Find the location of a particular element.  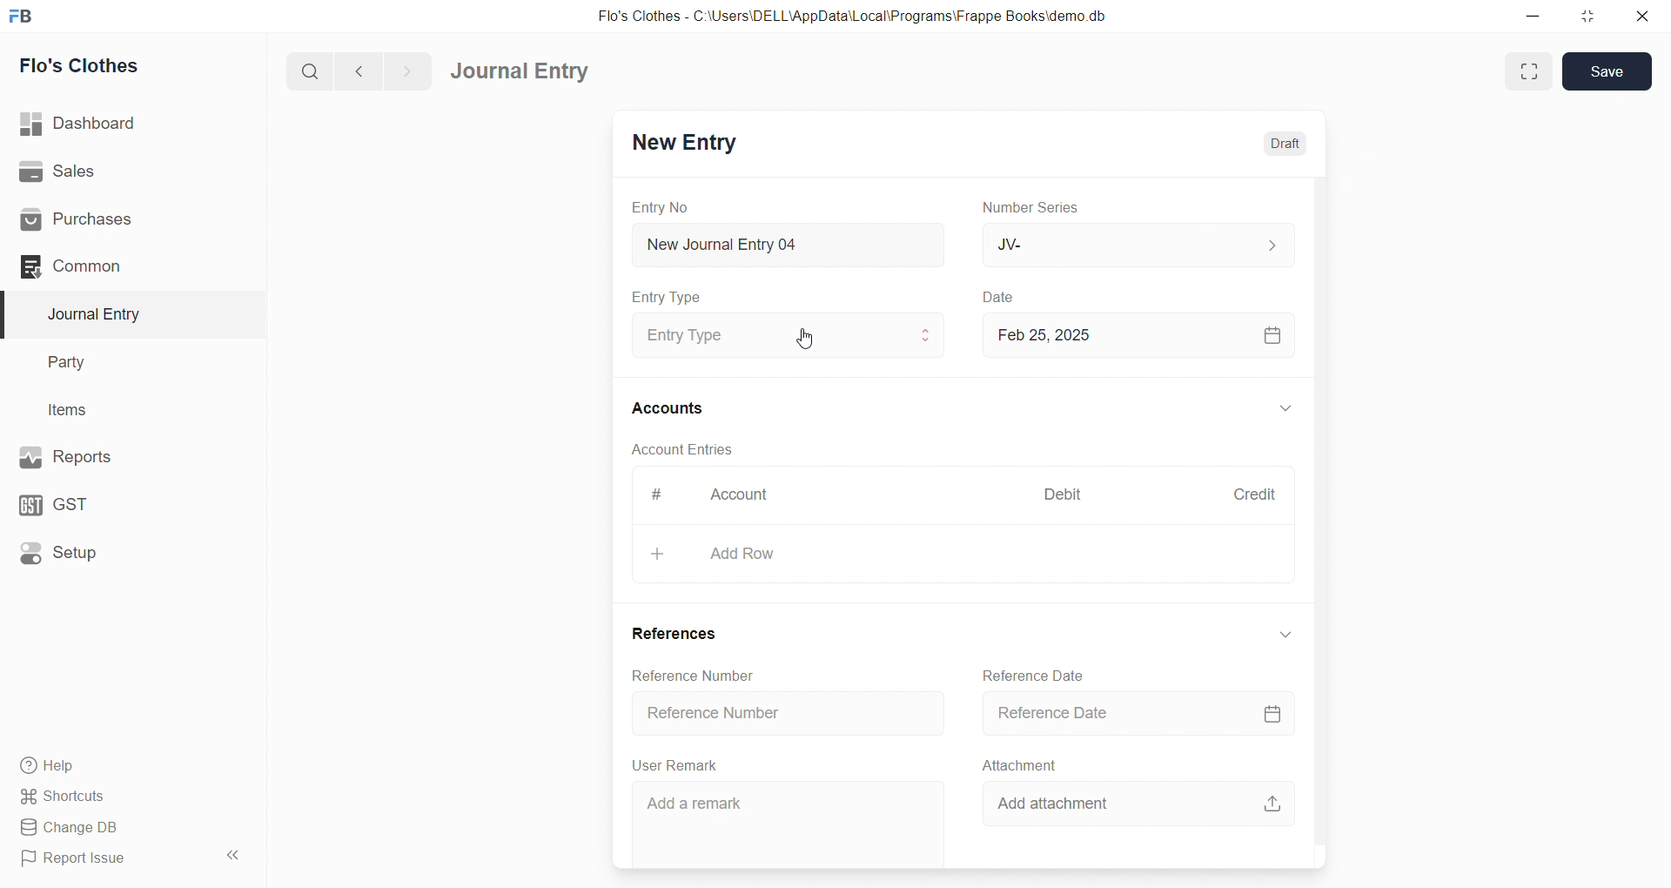

Accounts is located at coordinates (679, 407).